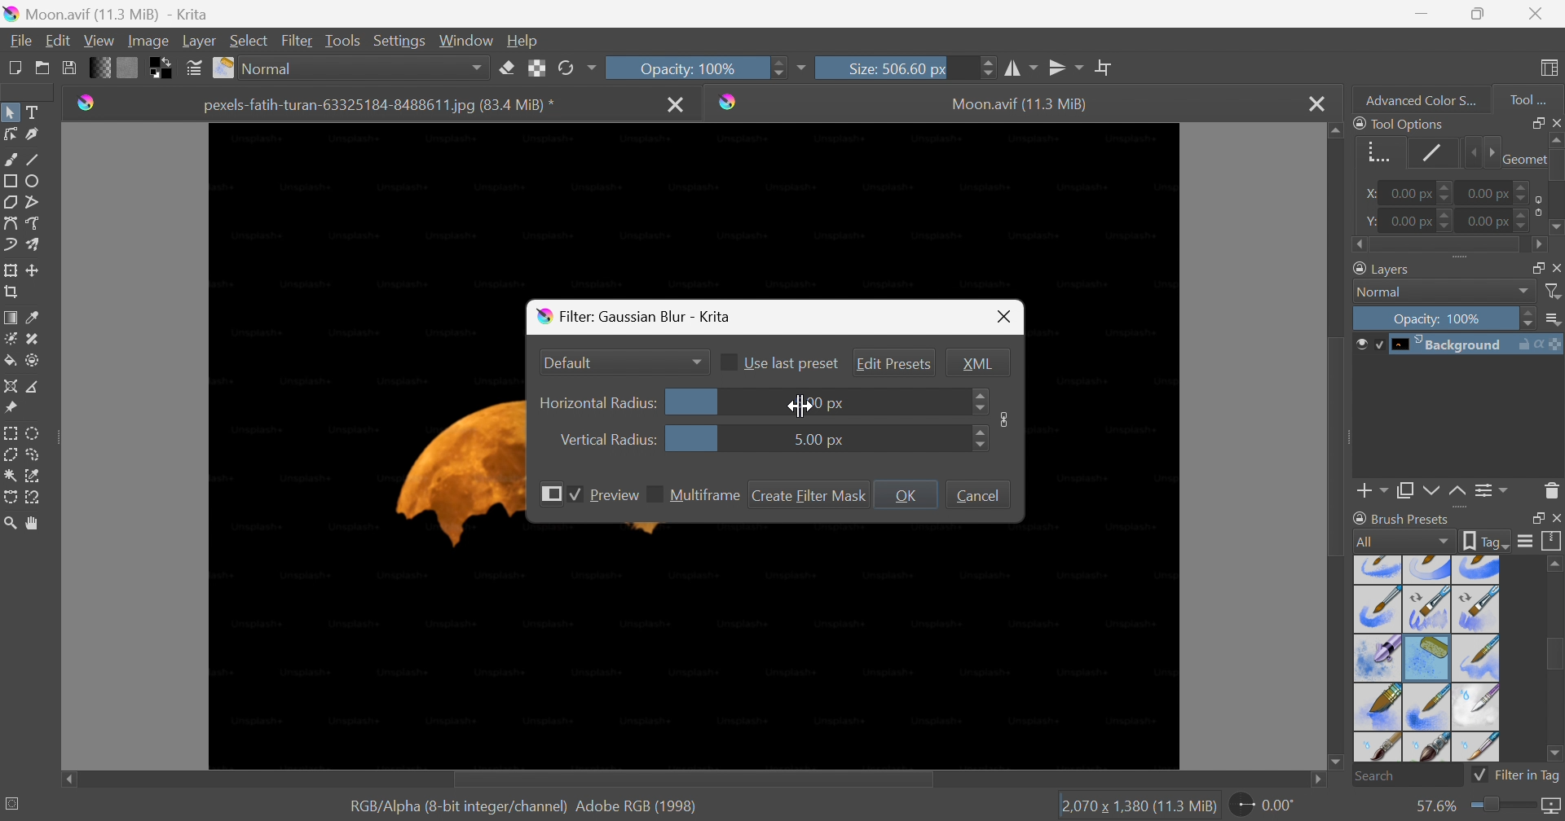  I want to click on Slider, so click(1505, 808).